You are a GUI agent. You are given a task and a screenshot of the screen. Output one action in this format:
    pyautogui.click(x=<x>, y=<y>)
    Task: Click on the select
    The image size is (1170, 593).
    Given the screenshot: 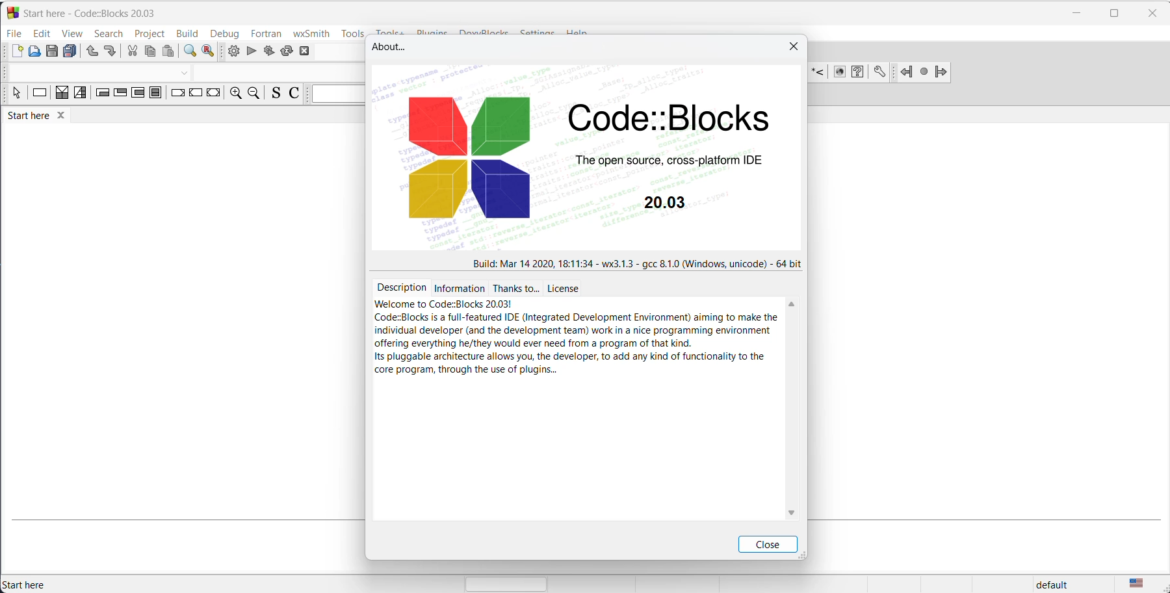 What is the action you would take?
    pyautogui.click(x=12, y=94)
    